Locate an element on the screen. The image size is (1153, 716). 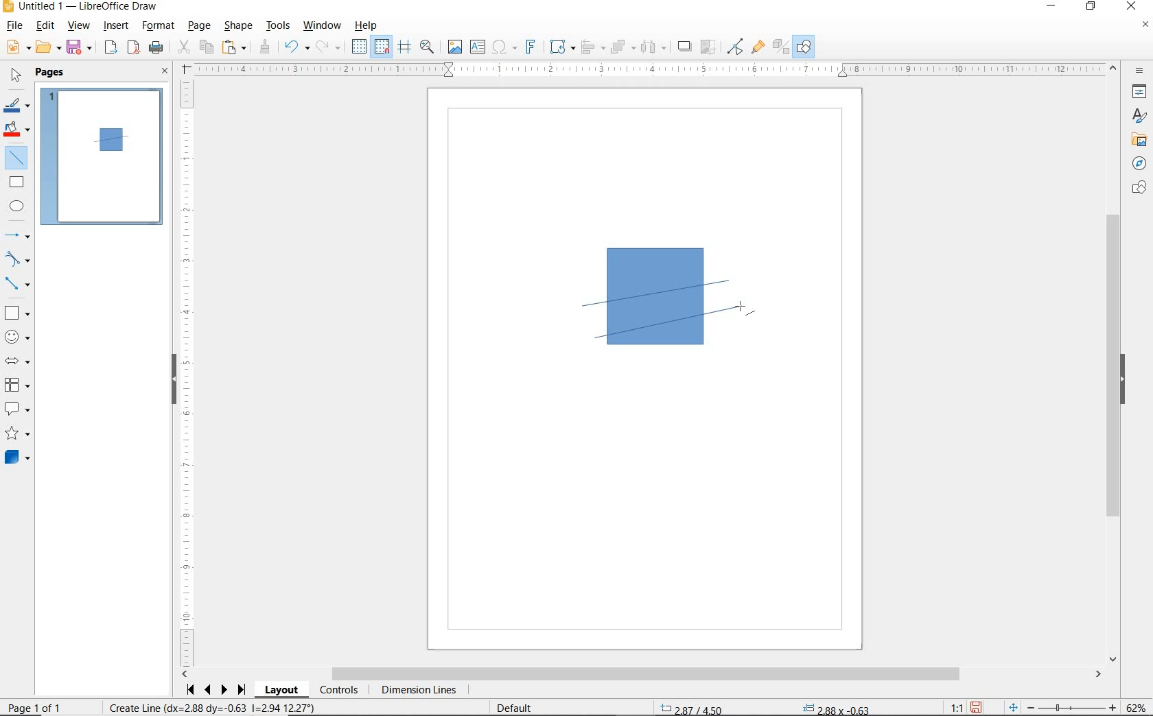
OPEN is located at coordinates (49, 47).